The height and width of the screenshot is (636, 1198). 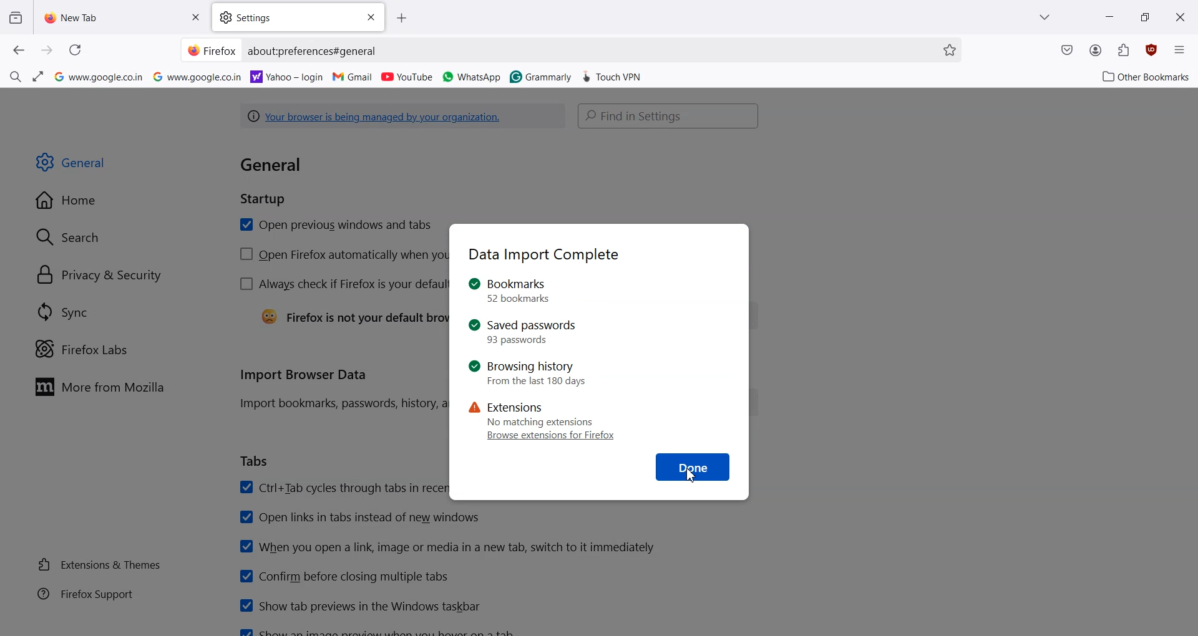 I want to click on Open previous windows and tabs, so click(x=334, y=225).